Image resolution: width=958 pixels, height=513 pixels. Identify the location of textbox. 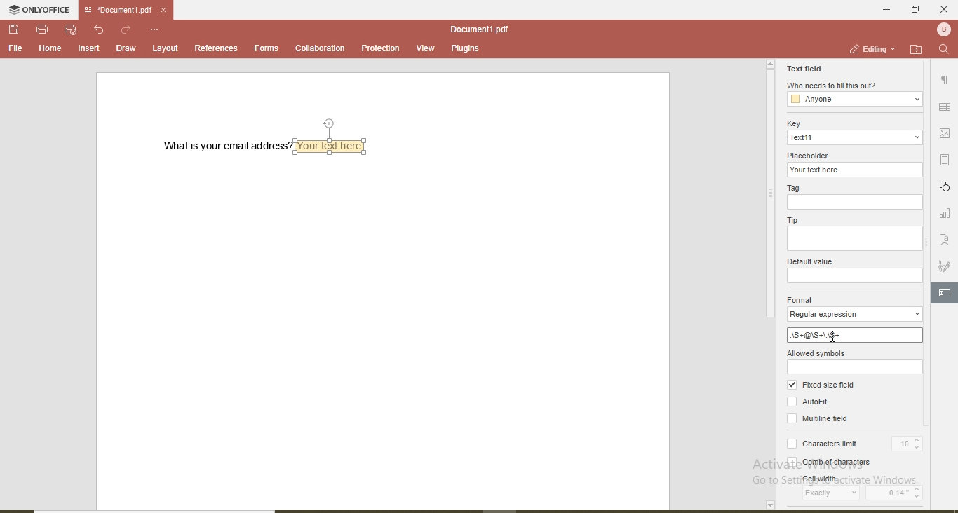
(334, 145).